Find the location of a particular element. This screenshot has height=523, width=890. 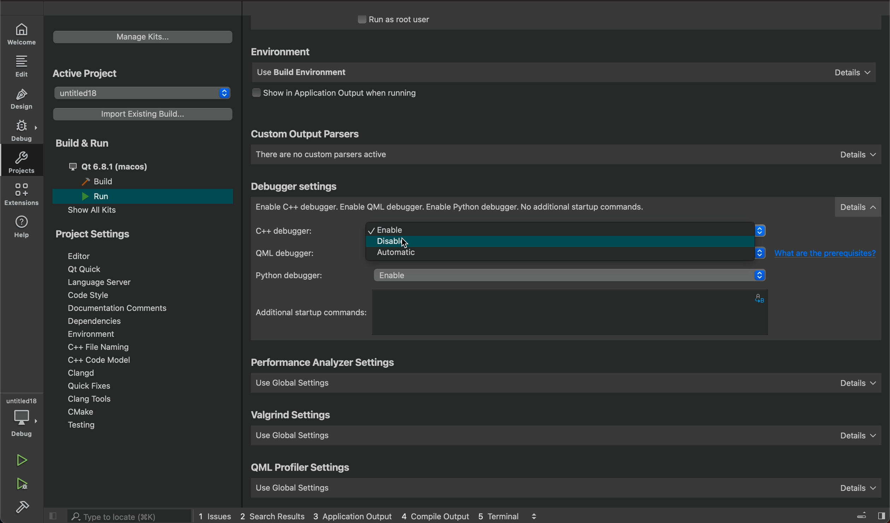

cmake is located at coordinates (81, 411).